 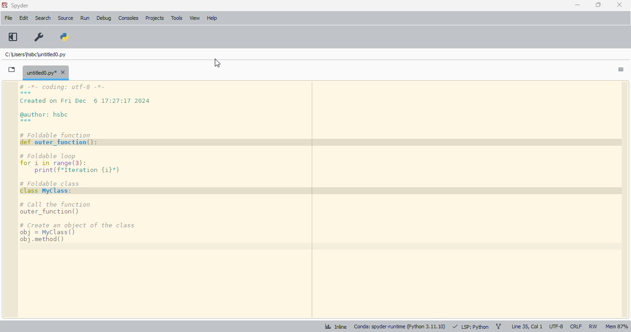 I want to click on run, so click(x=85, y=18).